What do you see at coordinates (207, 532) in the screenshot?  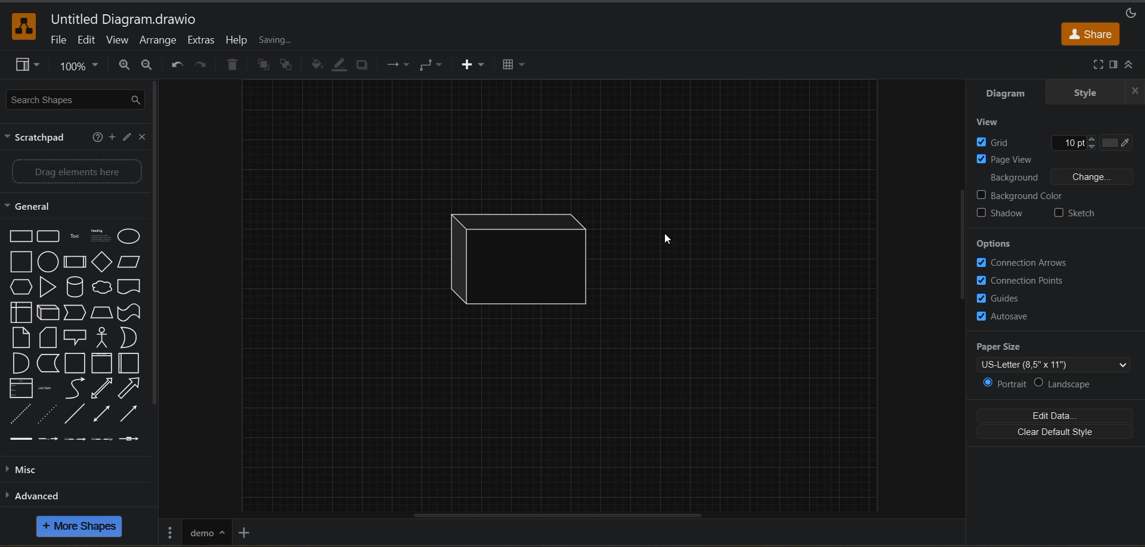 I see `renamed page` at bounding box center [207, 532].